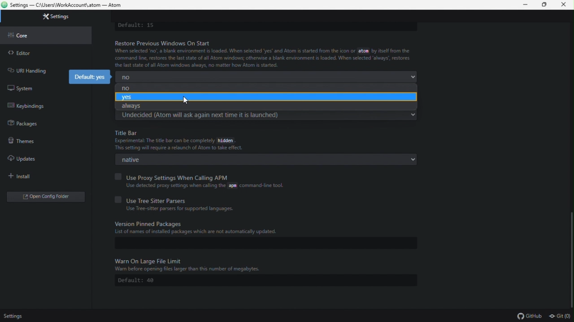 The height and width of the screenshot is (322, 574). What do you see at coordinates (29, 143) in the screenshot?
I see `Themes` at bounding box center [29, 143].